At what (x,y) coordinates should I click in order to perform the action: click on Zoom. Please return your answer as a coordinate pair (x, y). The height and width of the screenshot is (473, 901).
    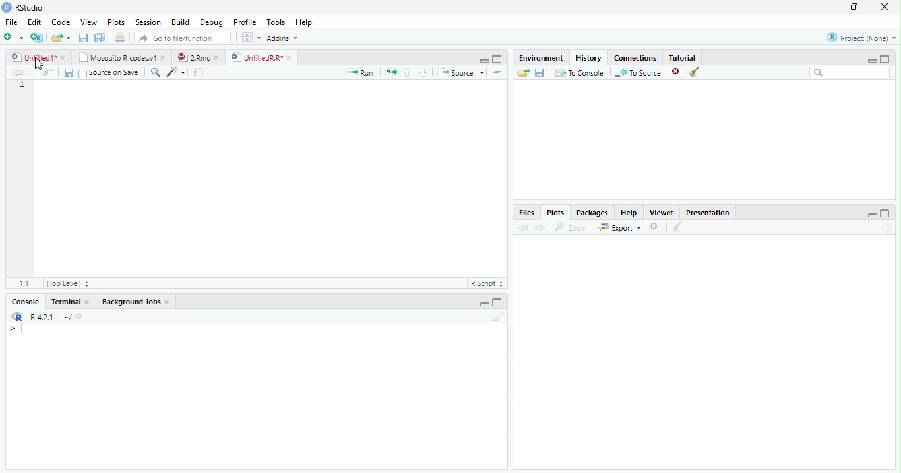
    Looking at the image, I should click on (572, 227).